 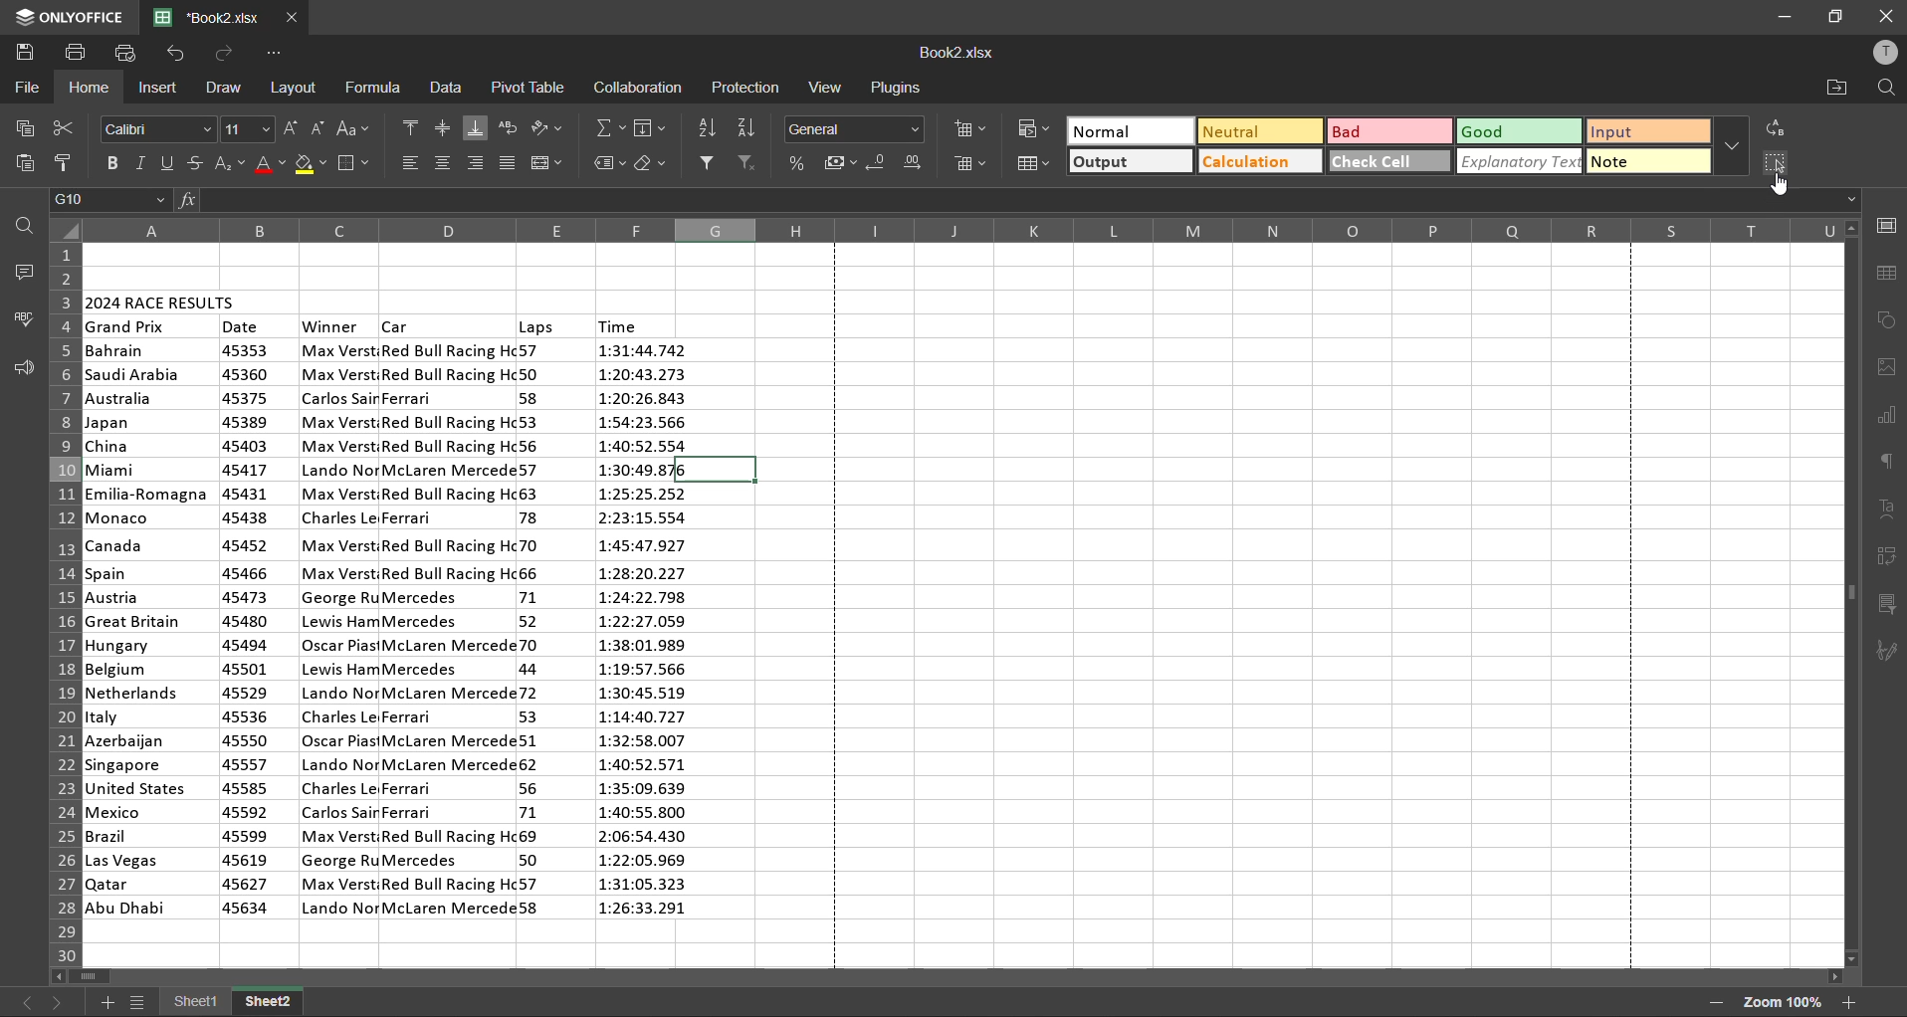 What do you see at coordinates (609, 128) in the screenshot?
I see `summation` at bounding box center [609, 128].